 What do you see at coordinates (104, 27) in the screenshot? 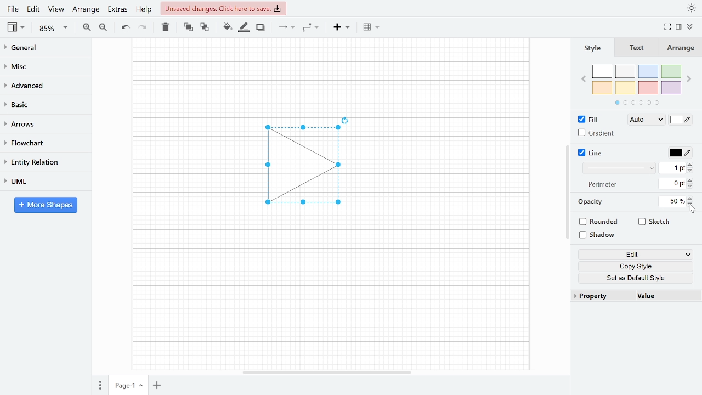
I see `Zoom out` at bounding box center [104, 27].